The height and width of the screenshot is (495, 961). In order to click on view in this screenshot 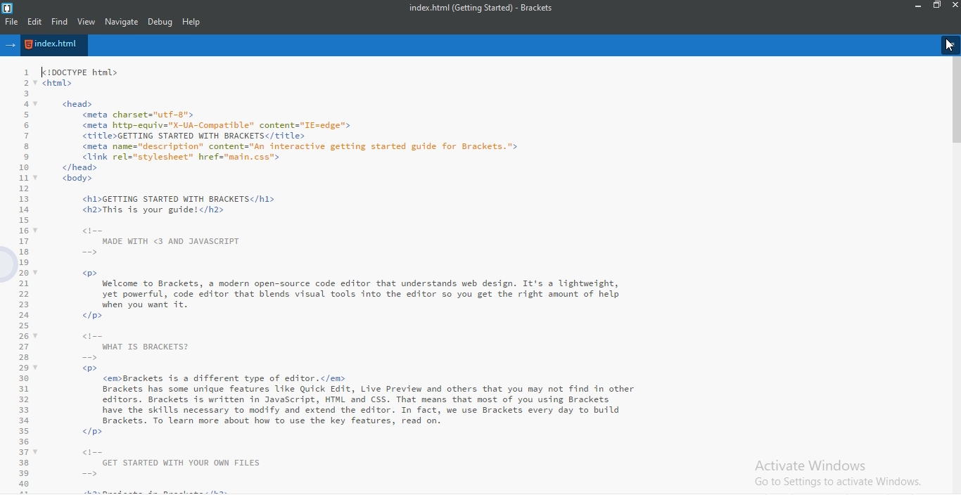, I will do `click(87, 22)`.